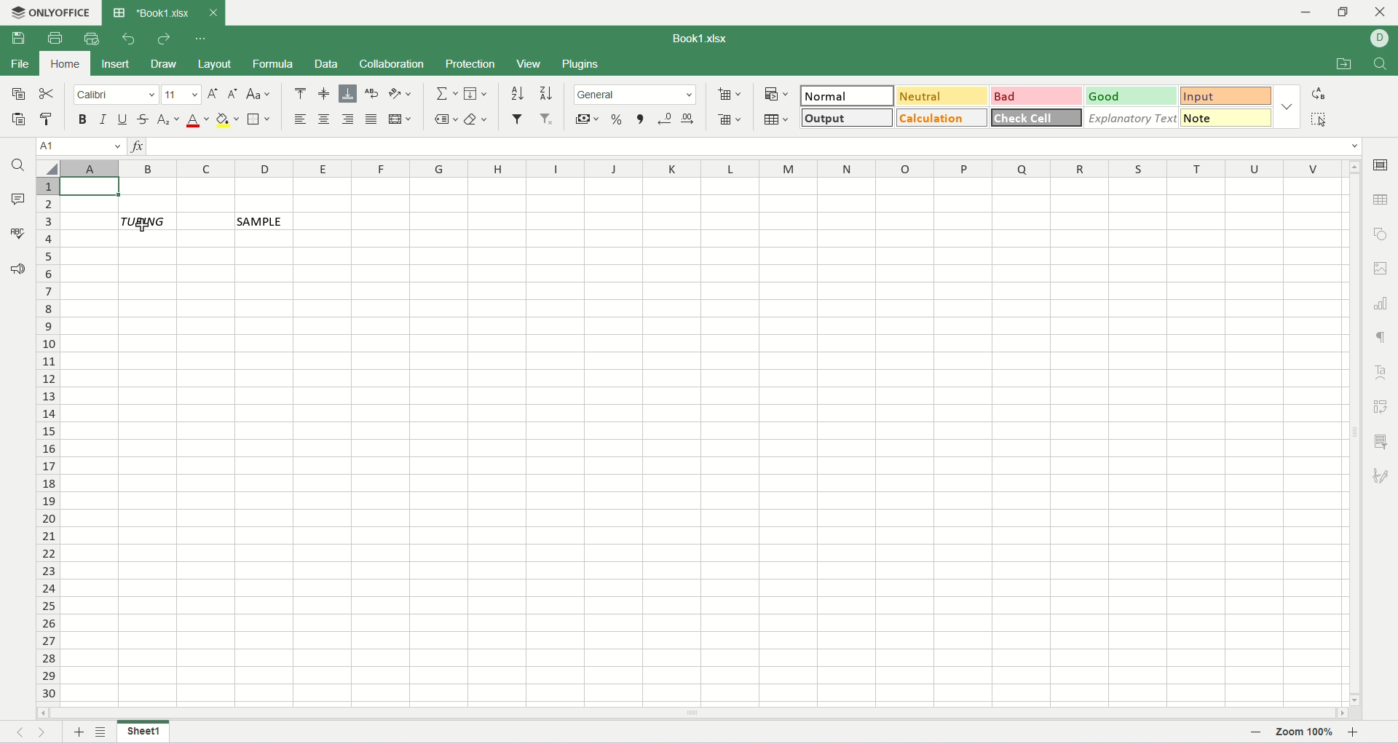 The height and width of the screenshot is (744, 1398). I want to click on good, so click(1132, 96).